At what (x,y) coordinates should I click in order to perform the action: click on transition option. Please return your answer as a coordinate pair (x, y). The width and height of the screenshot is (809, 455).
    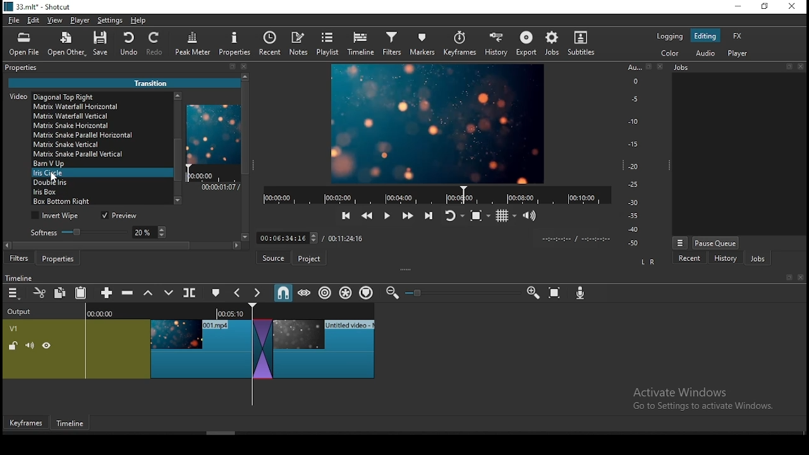
    Looking at the image, I should click on (100, 107).